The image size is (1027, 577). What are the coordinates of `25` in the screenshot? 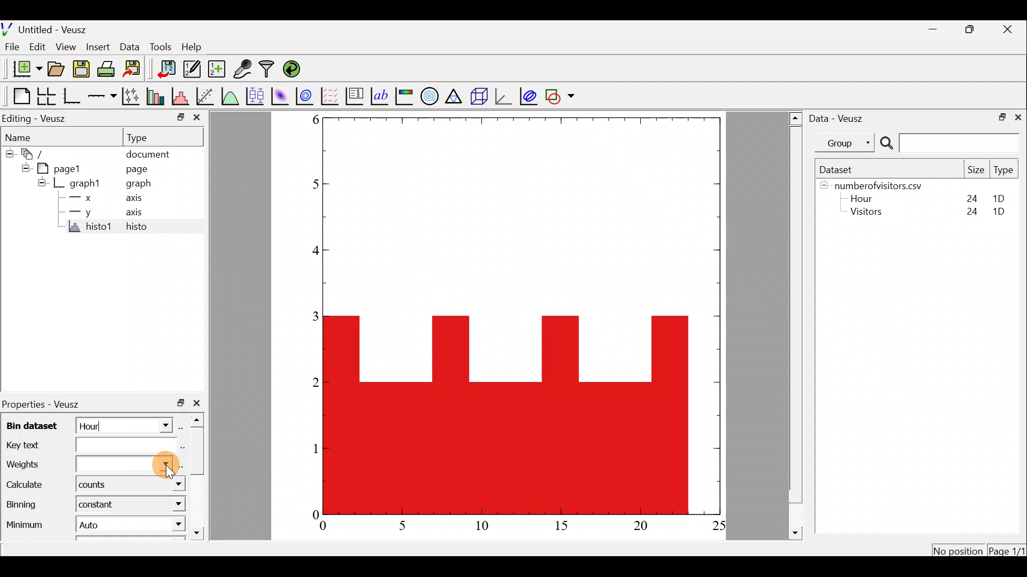 It's located at (718, 526).